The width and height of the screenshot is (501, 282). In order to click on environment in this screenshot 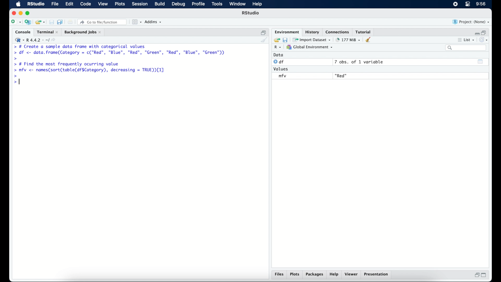, I will do `click(287, 32)`.